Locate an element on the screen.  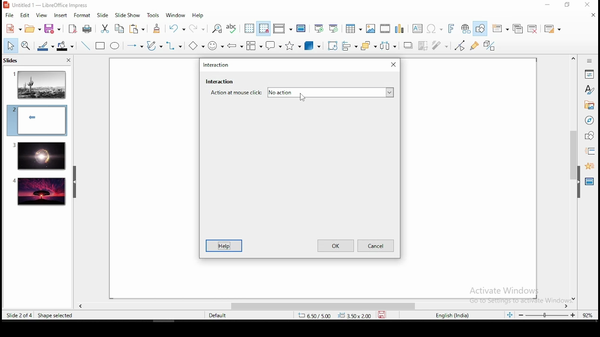
distribute is located at coordinates (389, 46).